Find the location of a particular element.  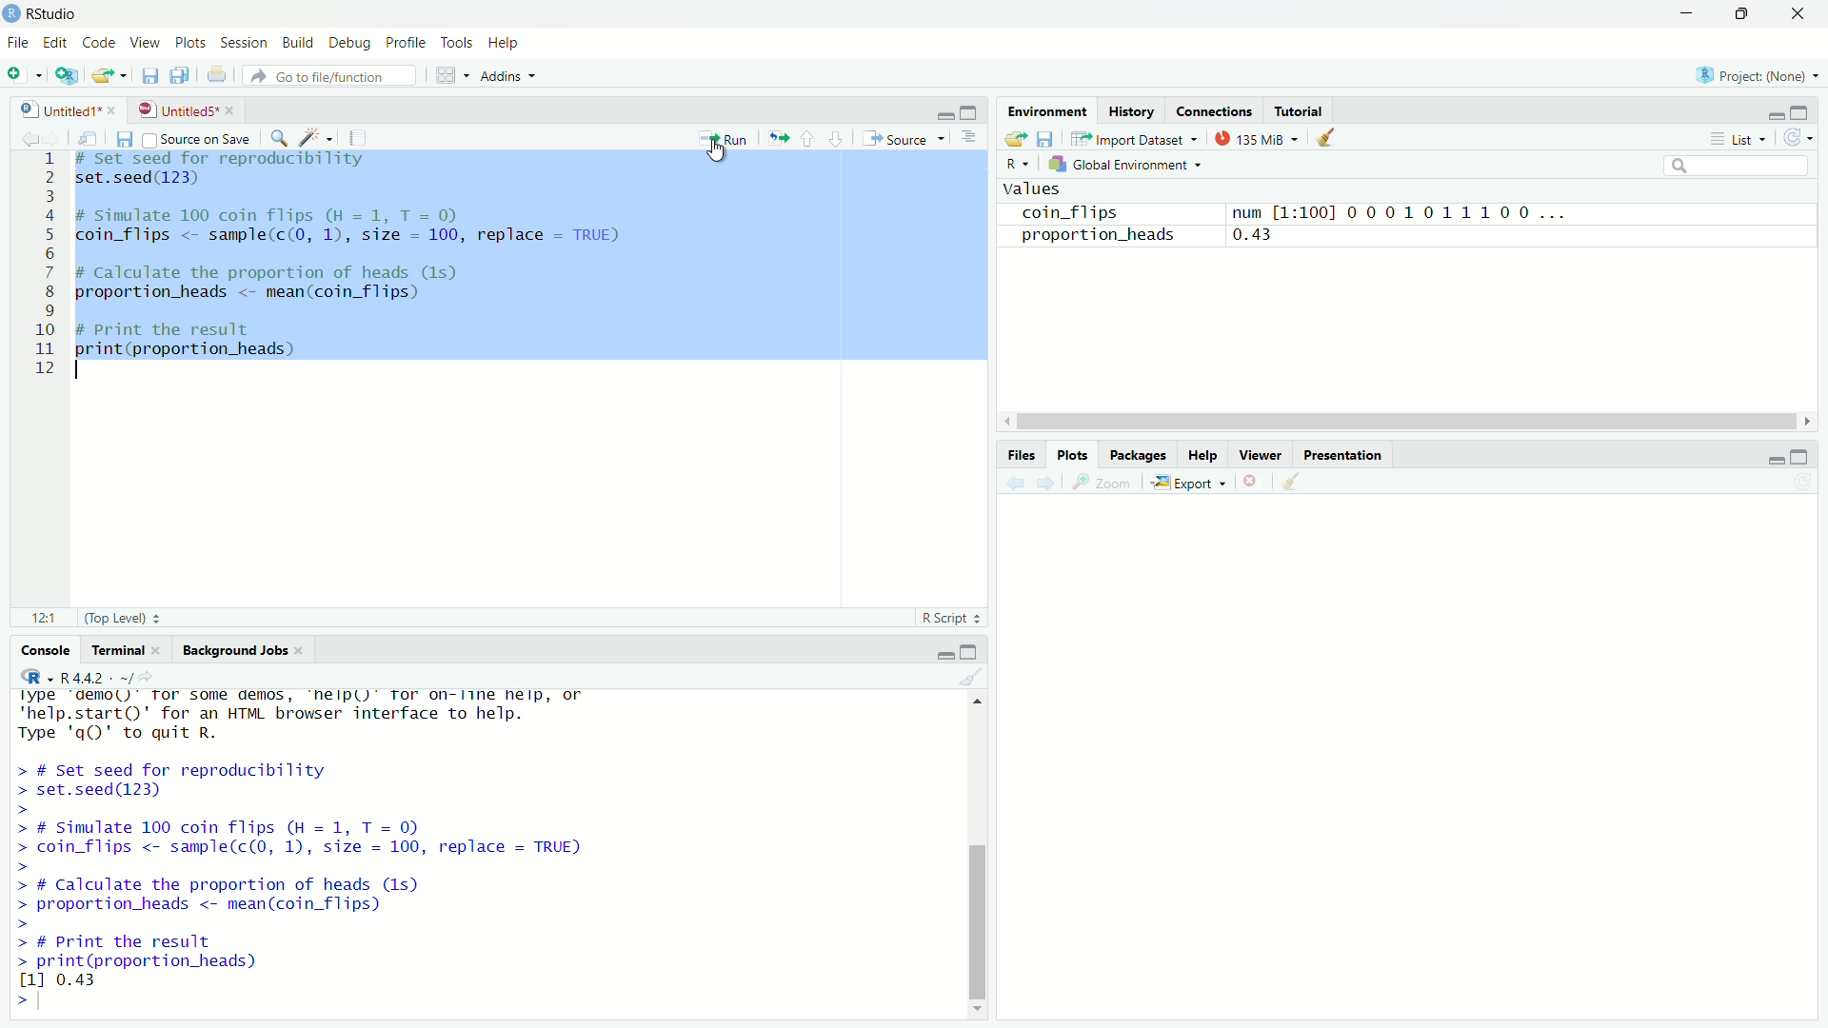

(Top level) is located at coordinates (123, 618).